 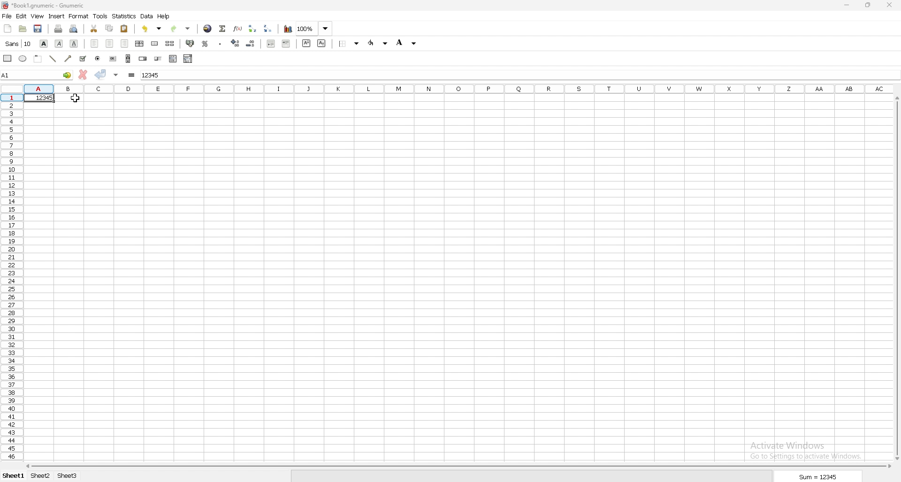 What do you see at coordinates (39, 476) in the screenshot?
I see `sheet 2` at bounding box center [39, 476].